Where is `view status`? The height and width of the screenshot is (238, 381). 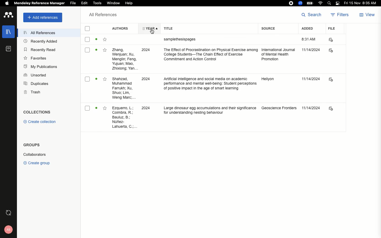 view status is located at coordinates (96, 109).